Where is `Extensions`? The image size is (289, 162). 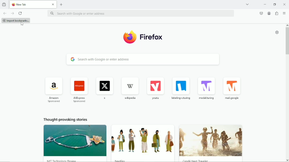 Extensions is located at coordinates (276, 13).